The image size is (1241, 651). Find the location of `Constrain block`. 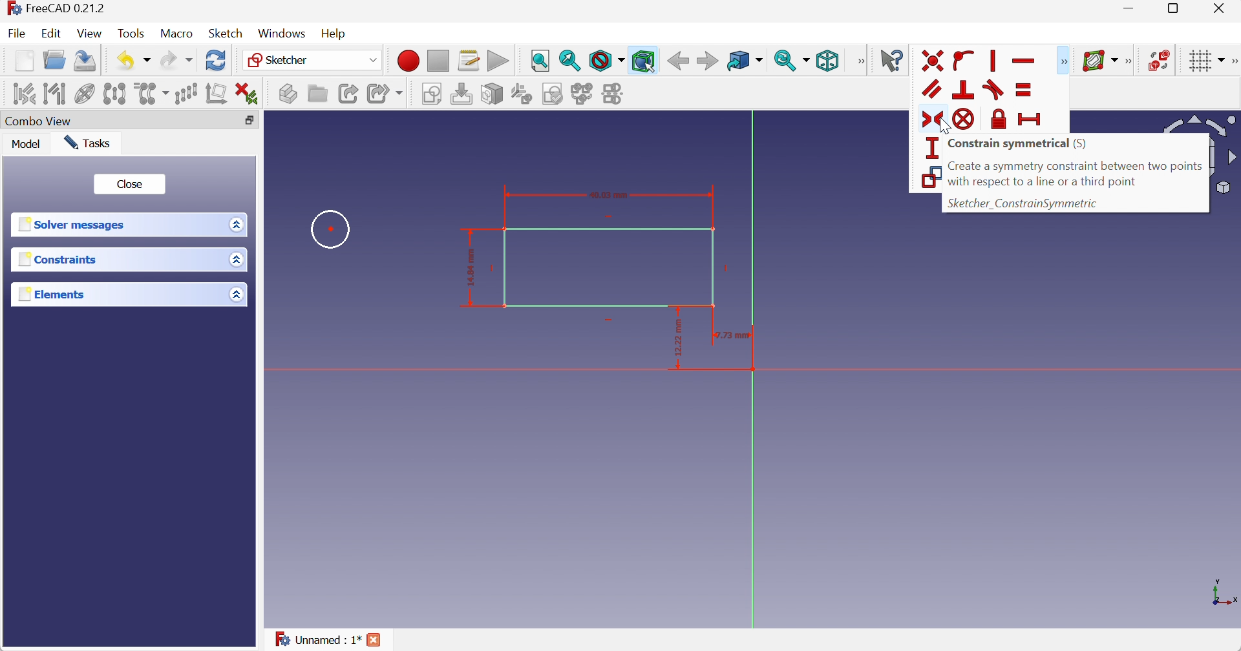

Constrain block is located at coordinates (964, 119).